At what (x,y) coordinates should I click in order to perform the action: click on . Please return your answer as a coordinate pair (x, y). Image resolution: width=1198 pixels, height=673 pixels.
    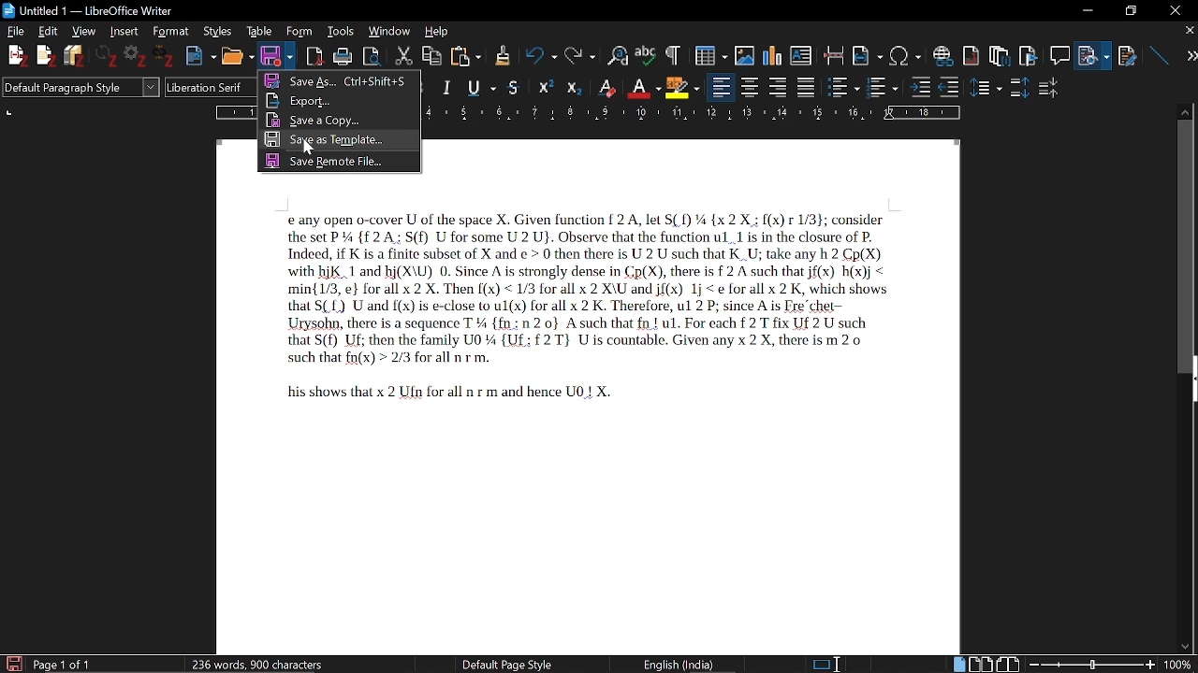
    Looking at the image, I should click on (109, 57).